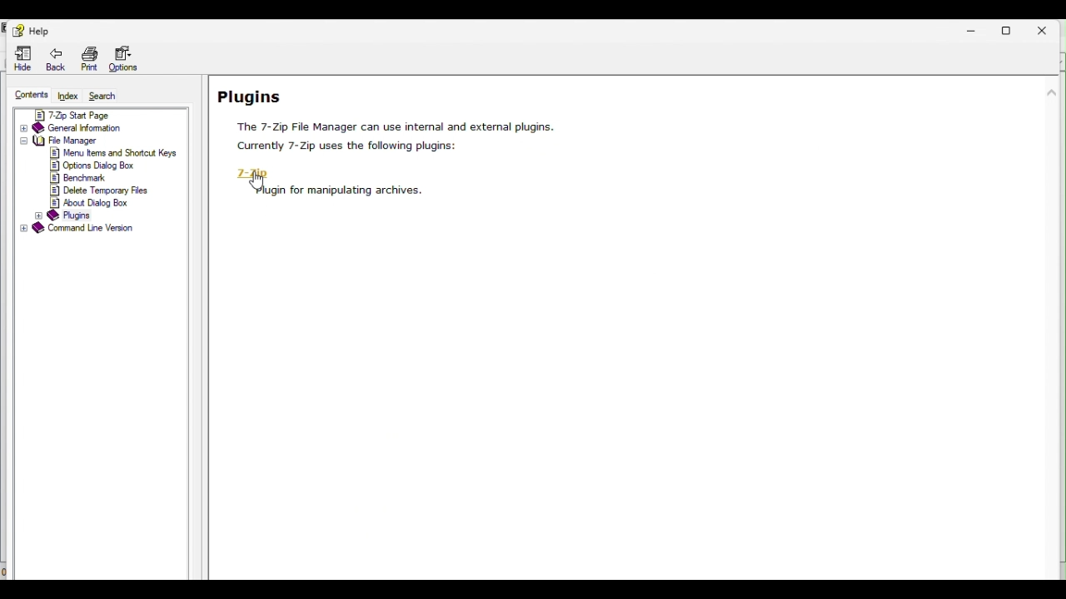 Image resolution: width=1066 pixels, height=599 pixels. I want to click on 7 zip start page, so click(99, 115).